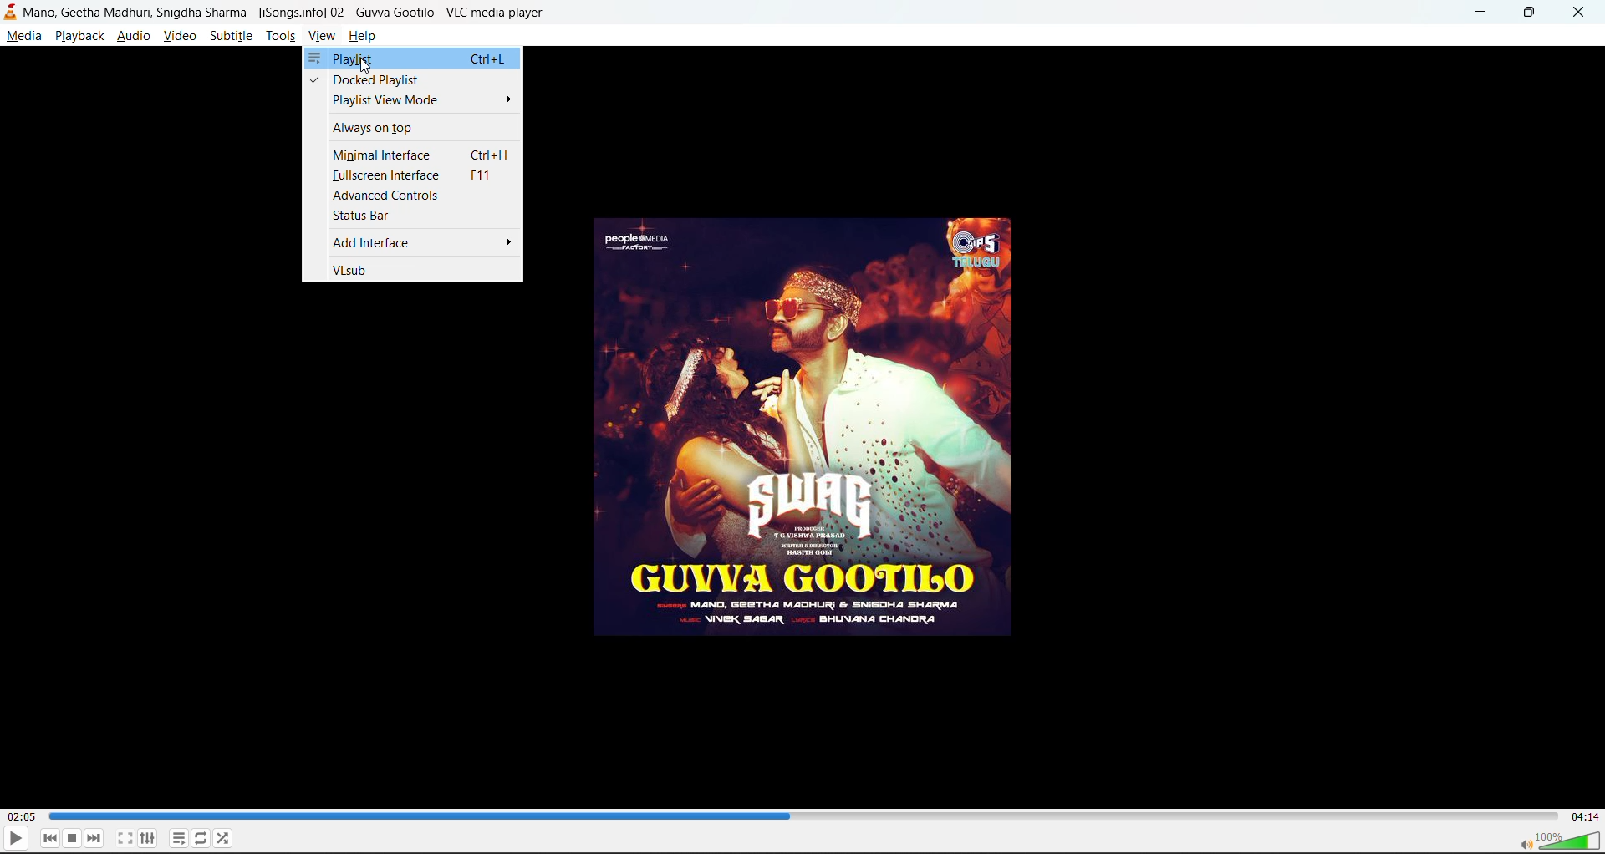 The width and height of the screenshot is (1605, 854). I want to click on minimal interface, so click(415, 155).